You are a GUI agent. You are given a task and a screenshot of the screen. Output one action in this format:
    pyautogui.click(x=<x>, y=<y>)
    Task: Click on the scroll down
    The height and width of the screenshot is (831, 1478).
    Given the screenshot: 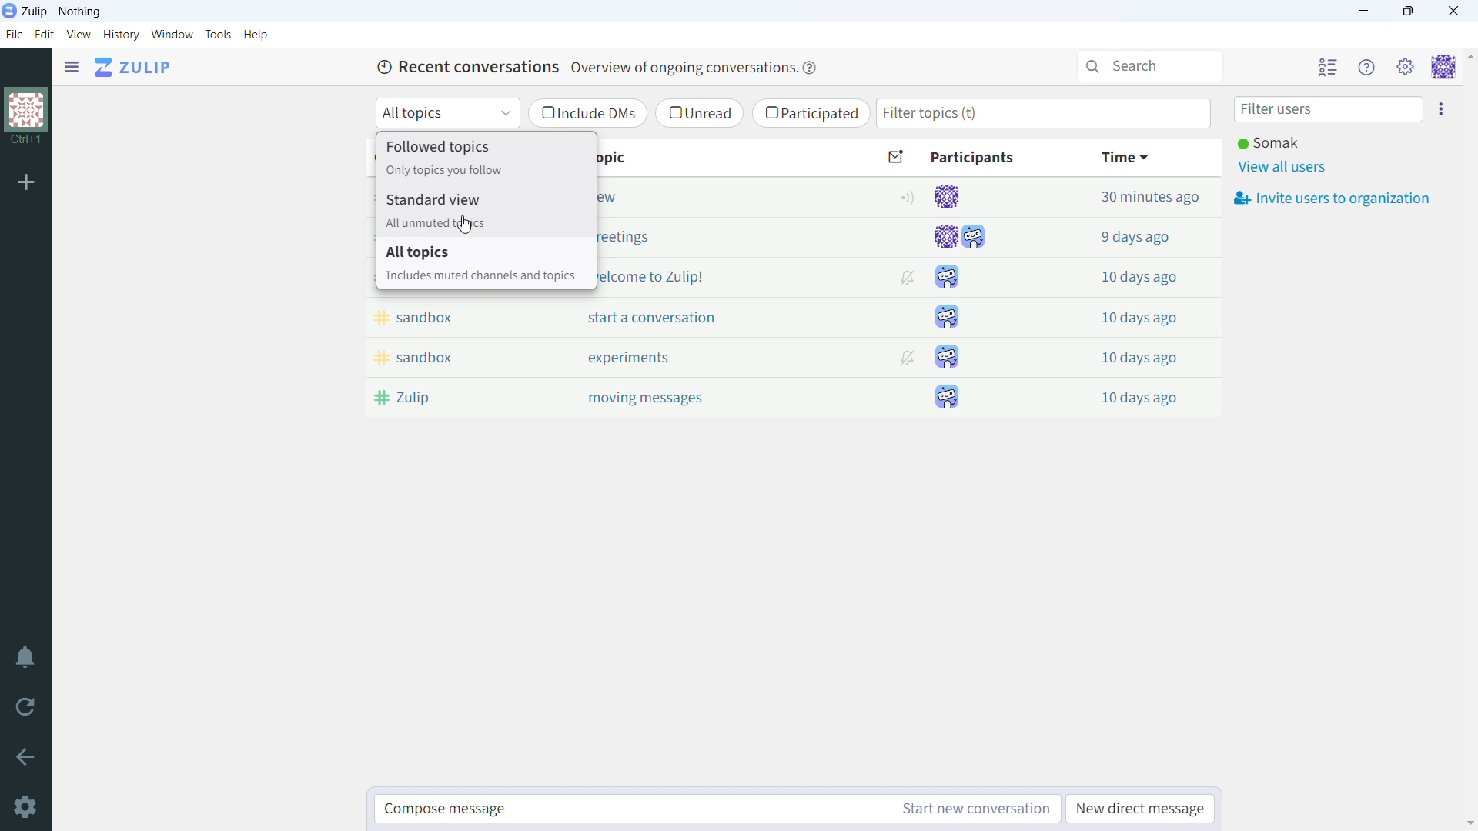 What is the action you would take?
    pyautogui.click(x=1469, y=823)
    